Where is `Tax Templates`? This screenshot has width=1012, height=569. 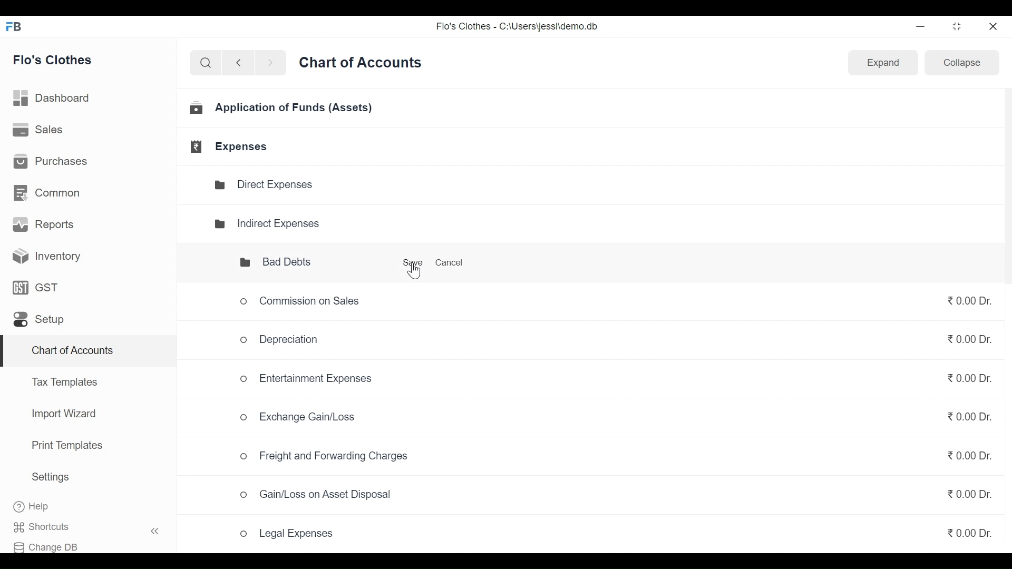
Tax Templates is located at coordinates (64, 381).